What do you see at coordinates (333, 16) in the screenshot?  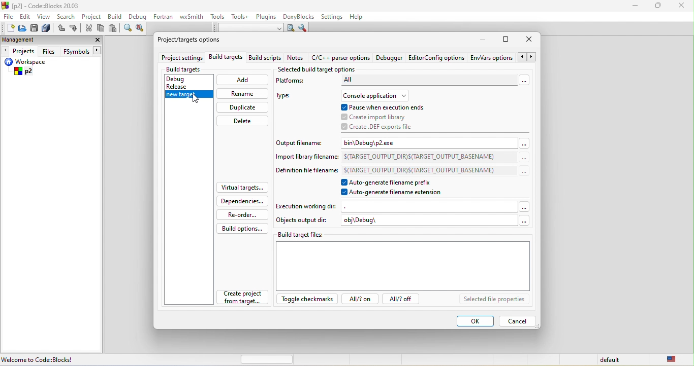 I see `settings` at bounding box center [333, 16].